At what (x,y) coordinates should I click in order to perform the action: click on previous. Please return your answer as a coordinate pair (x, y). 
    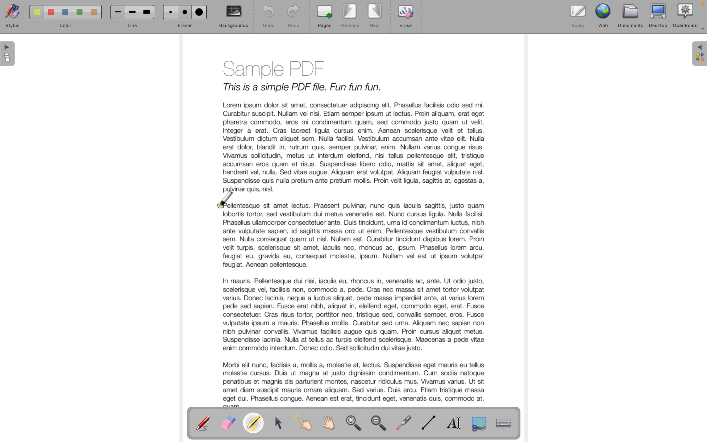
    Looking at the image, I should click on (352, 16).